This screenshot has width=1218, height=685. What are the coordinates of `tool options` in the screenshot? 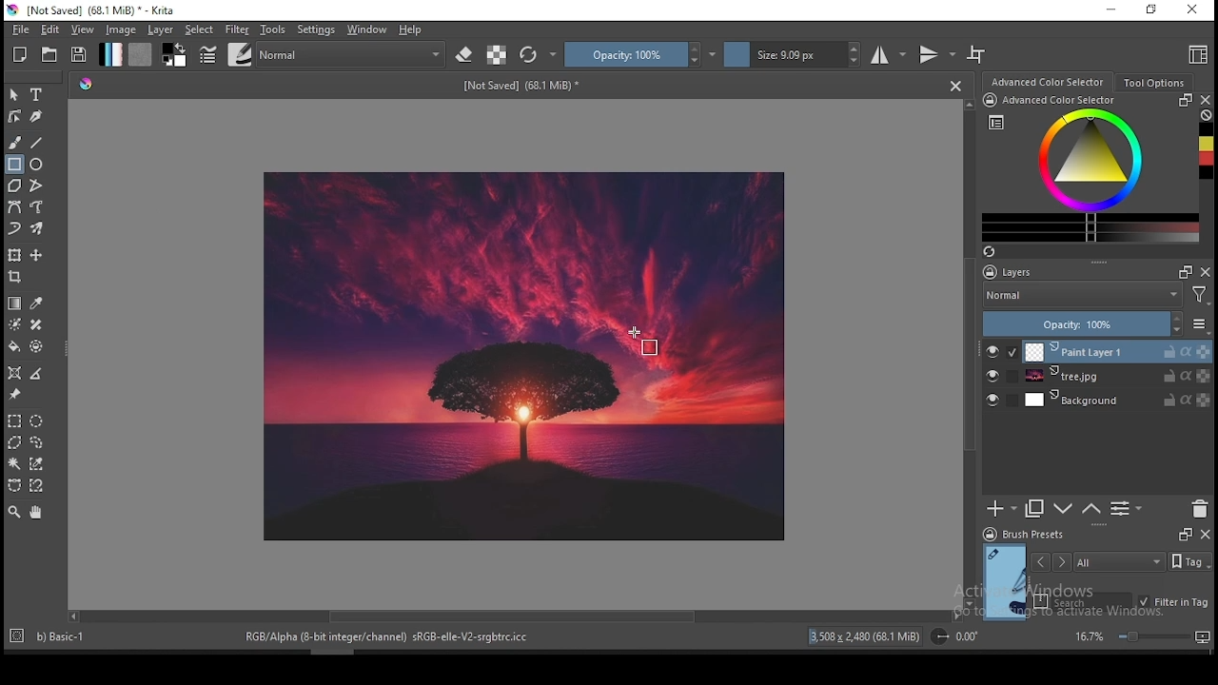 It's located at (1152, 82).